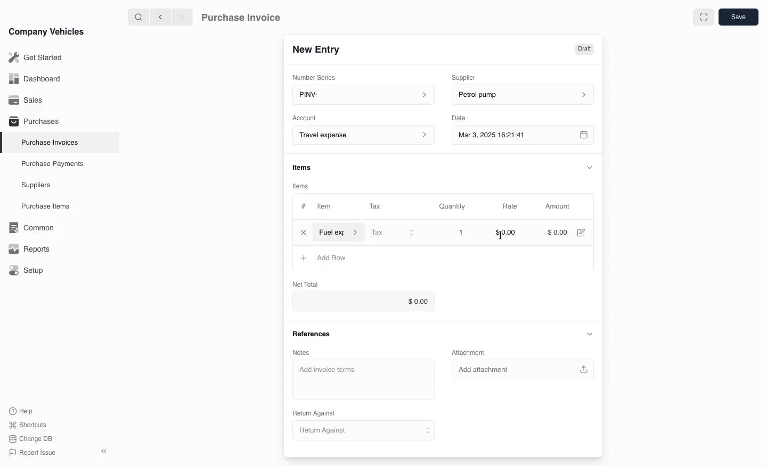 This screenshot has width=767, height=466. I want to click on edit, so click(582, 233).